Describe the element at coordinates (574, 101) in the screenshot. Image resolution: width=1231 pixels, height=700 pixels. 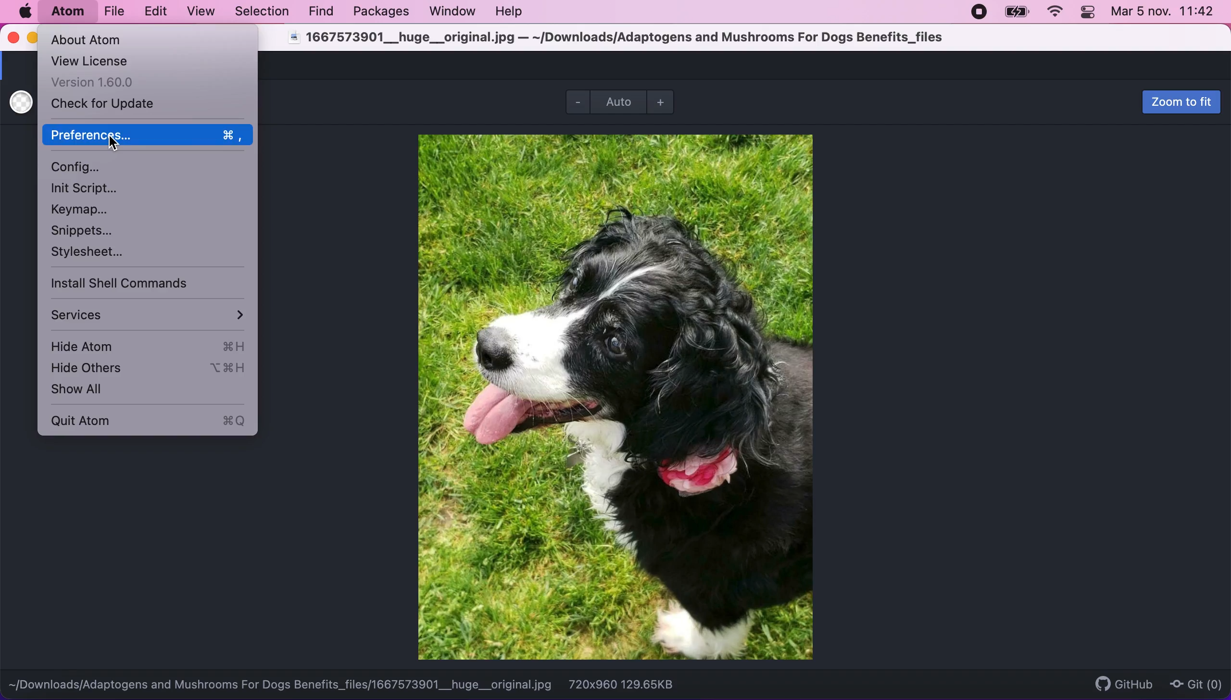
I see `zoom out` at that location.